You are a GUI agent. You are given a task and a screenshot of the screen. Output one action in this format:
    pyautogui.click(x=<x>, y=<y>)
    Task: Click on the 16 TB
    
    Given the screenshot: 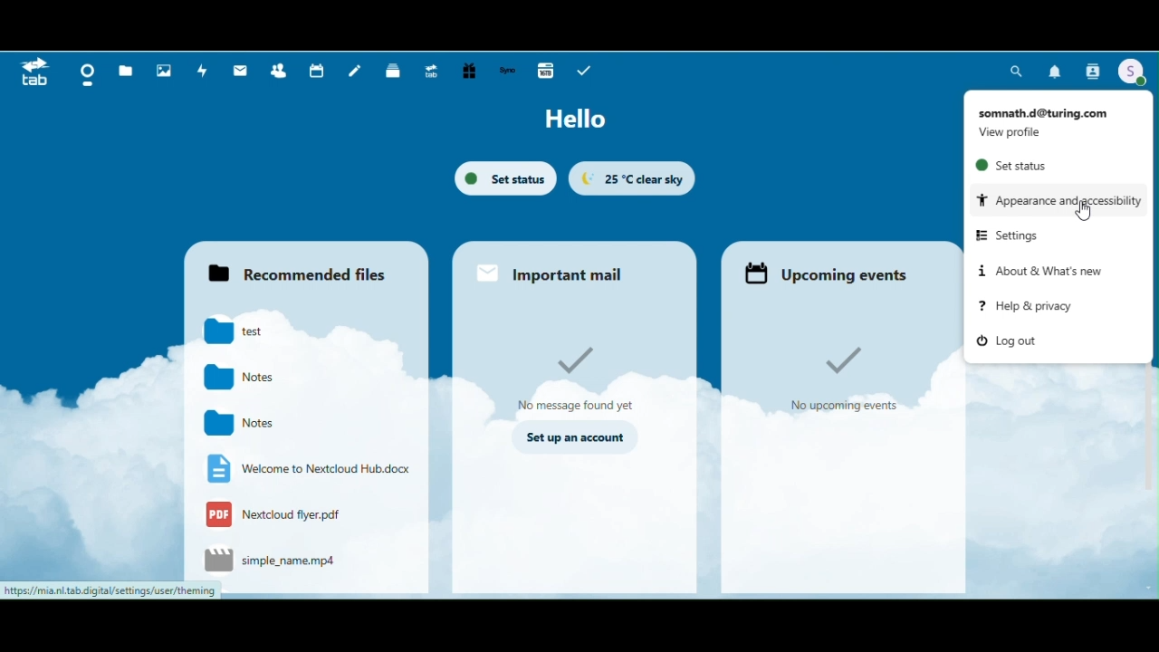 What is the action you would take?
    pyautogui.click(x=545, y=72)
    